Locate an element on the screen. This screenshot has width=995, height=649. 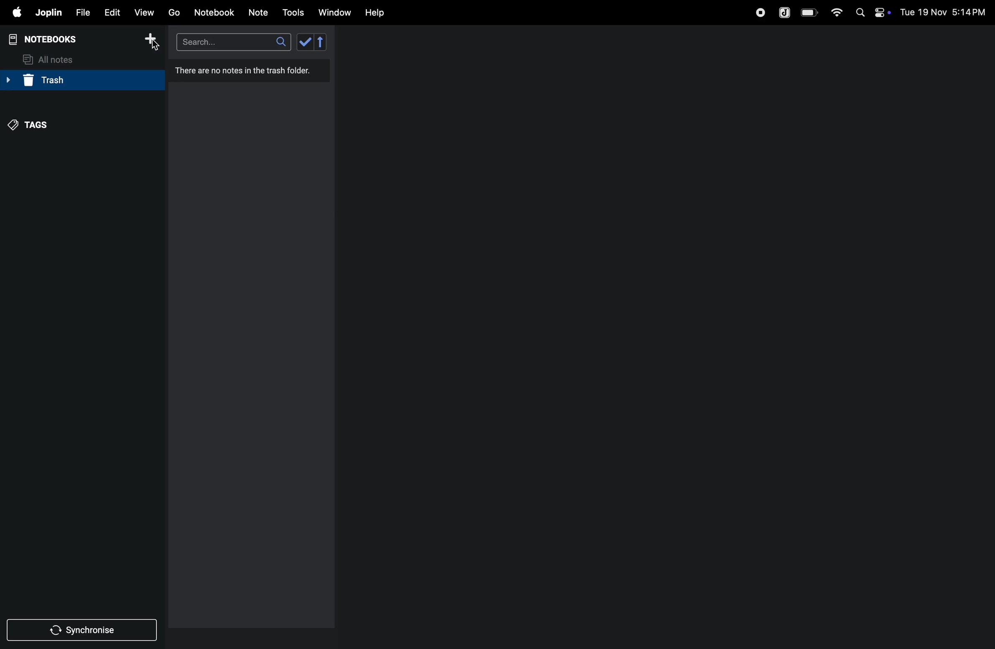
file is located at coordinates (80, 11).